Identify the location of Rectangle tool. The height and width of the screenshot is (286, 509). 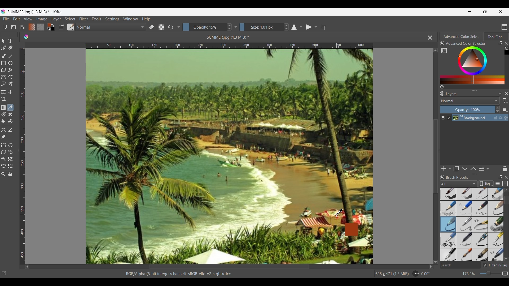
(4, 63).